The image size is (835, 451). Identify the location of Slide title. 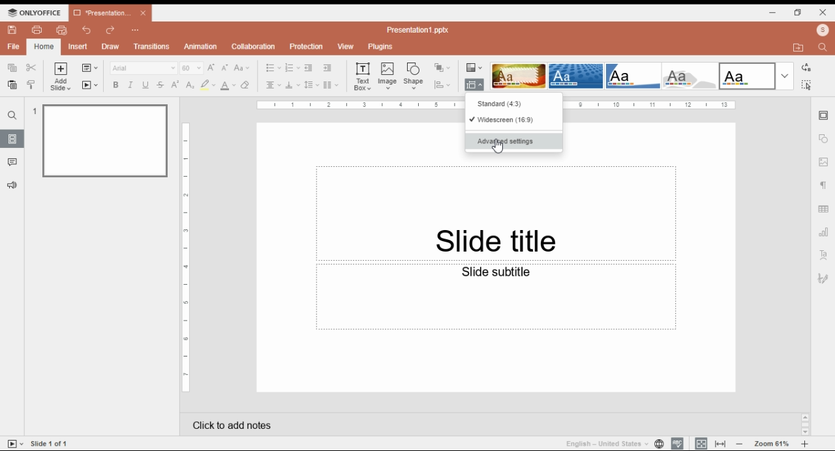
(496, 214).